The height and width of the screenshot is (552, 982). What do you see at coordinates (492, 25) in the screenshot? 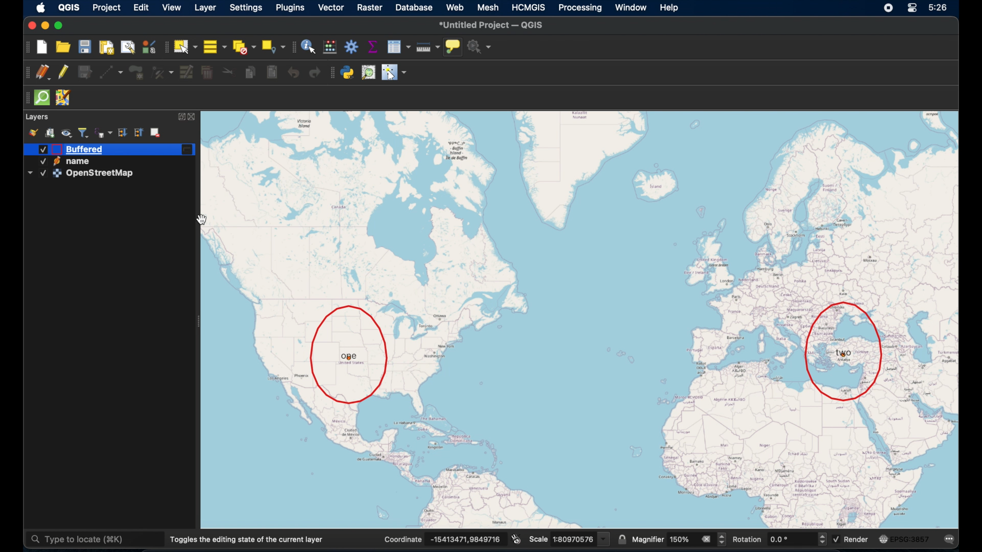
I see `untitled project - QGIS` at bounding box center [492, 25].